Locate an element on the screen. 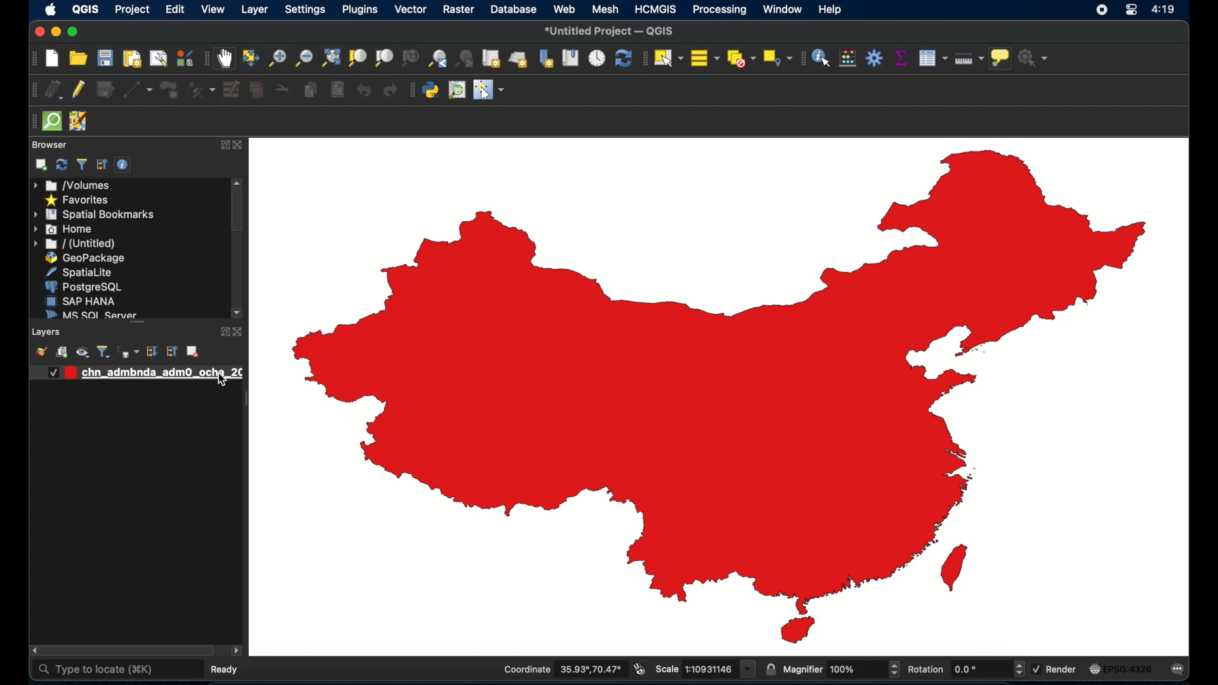  maximizing is located at coordinates (74, 32).